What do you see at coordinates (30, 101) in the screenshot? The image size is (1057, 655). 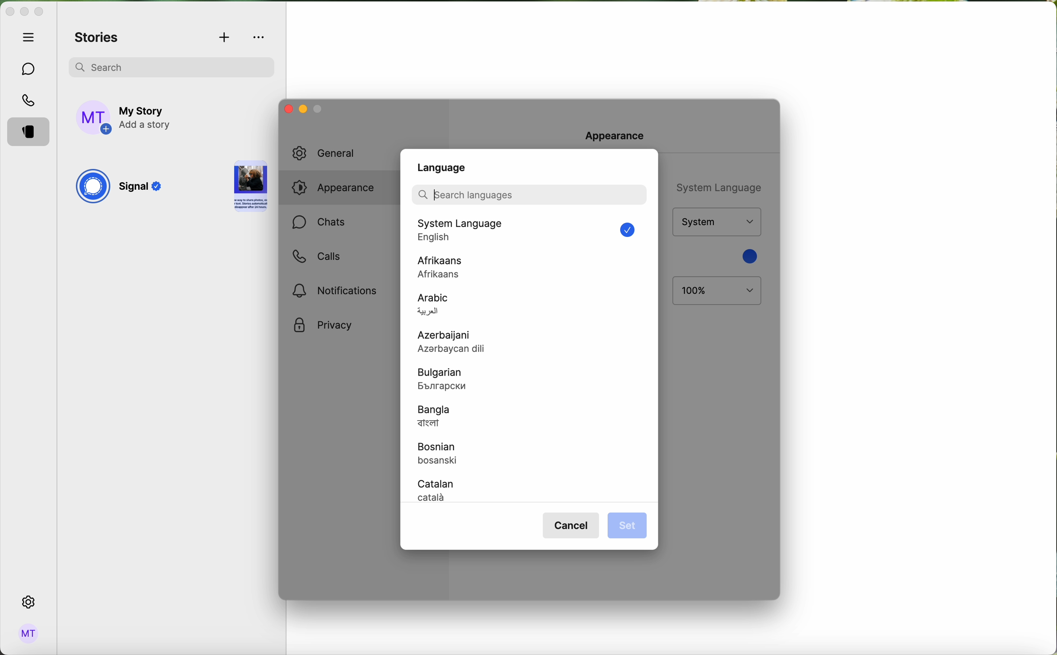 I see `calls` at bounding box center [30, 101].